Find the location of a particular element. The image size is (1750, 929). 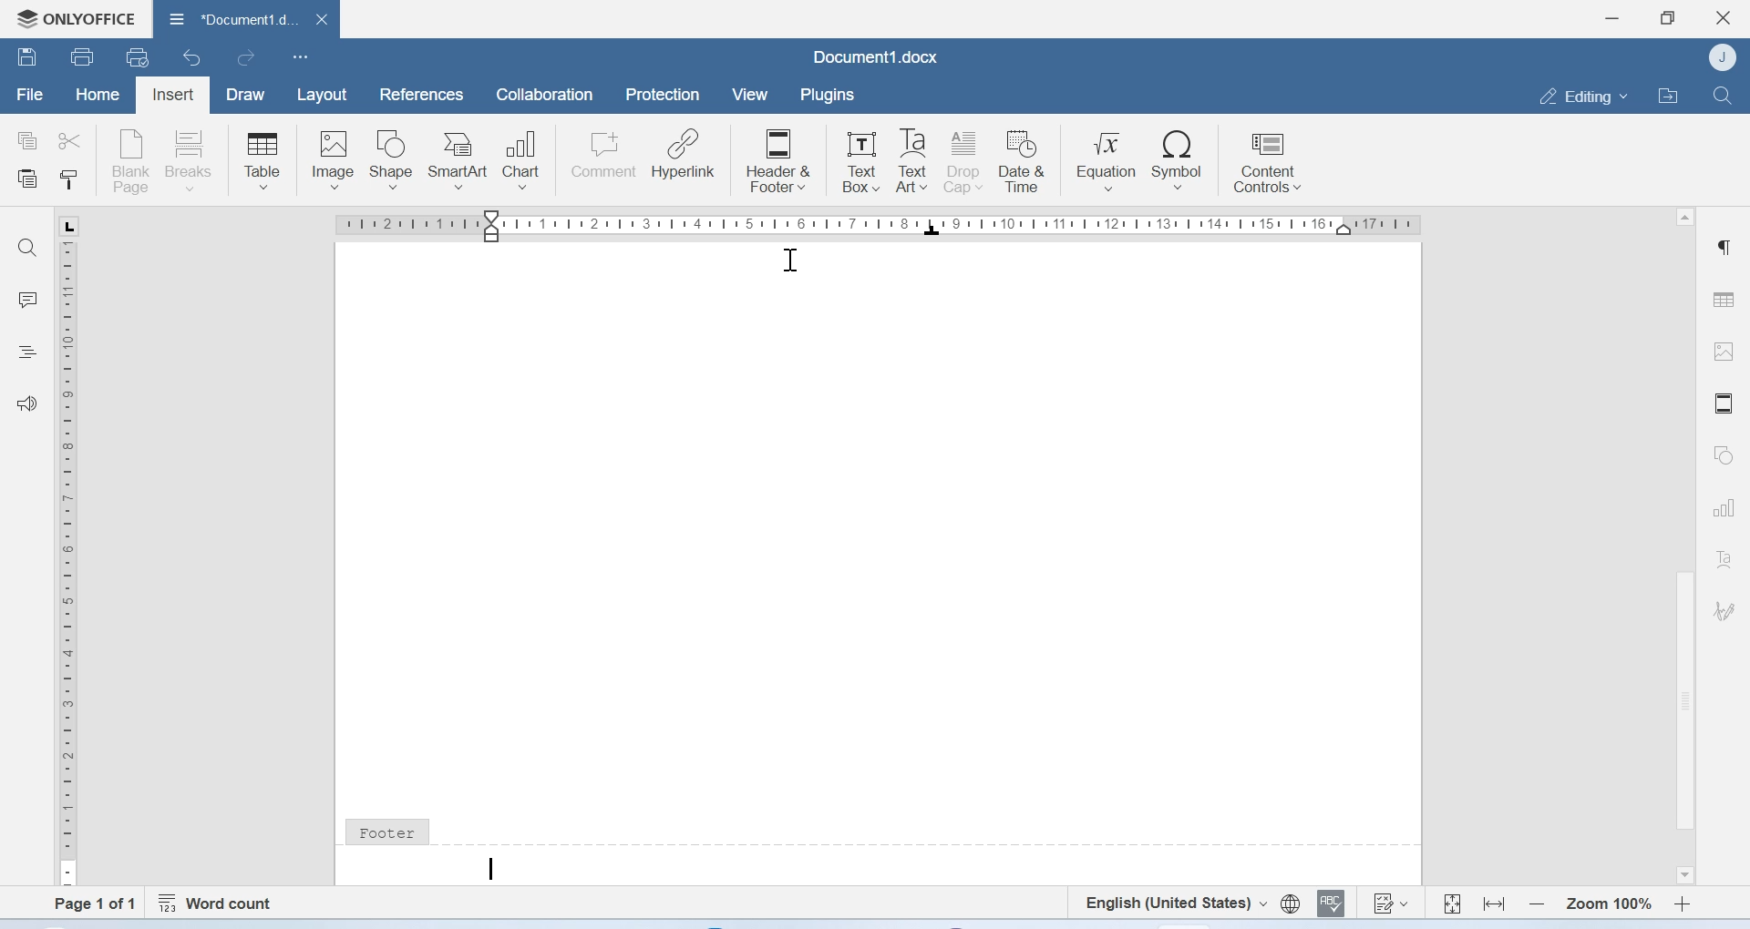

redo is located at coordinates (246, 60).